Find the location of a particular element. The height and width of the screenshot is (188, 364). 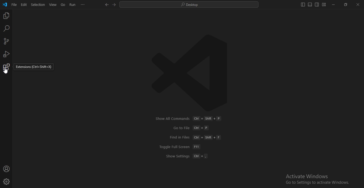

vscode icon is located at coordinates (191, 73).